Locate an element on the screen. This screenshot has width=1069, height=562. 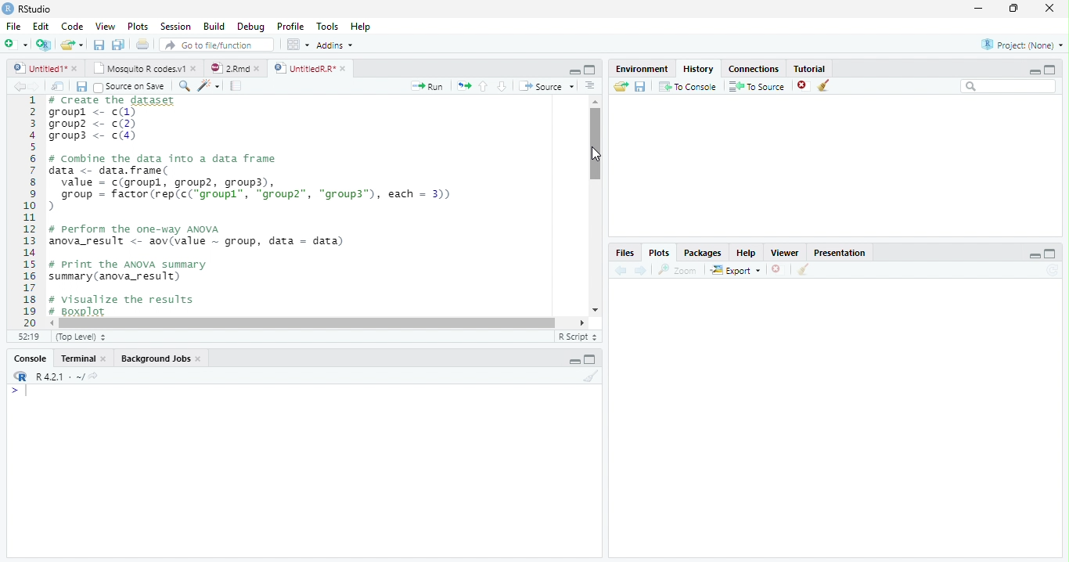
> is located at coordinates (11, 391).